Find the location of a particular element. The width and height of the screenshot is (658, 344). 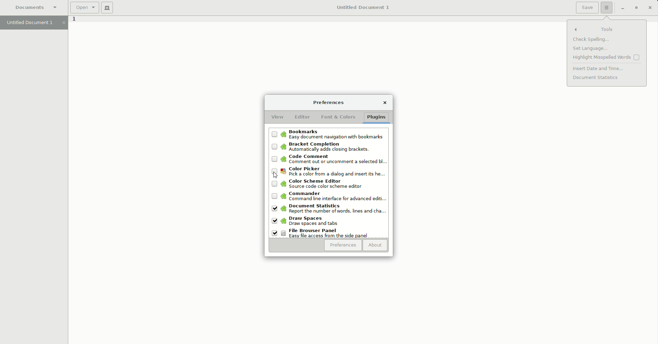

Set language is located at coordinates (589, 49).